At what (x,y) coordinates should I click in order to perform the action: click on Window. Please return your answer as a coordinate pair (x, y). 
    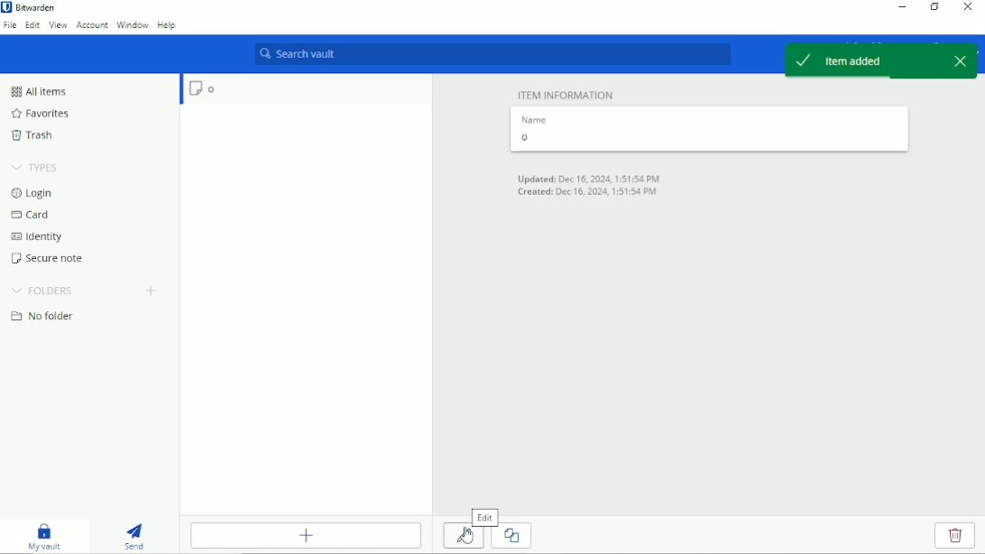
    Looking at the image, I should click on (133, 24).